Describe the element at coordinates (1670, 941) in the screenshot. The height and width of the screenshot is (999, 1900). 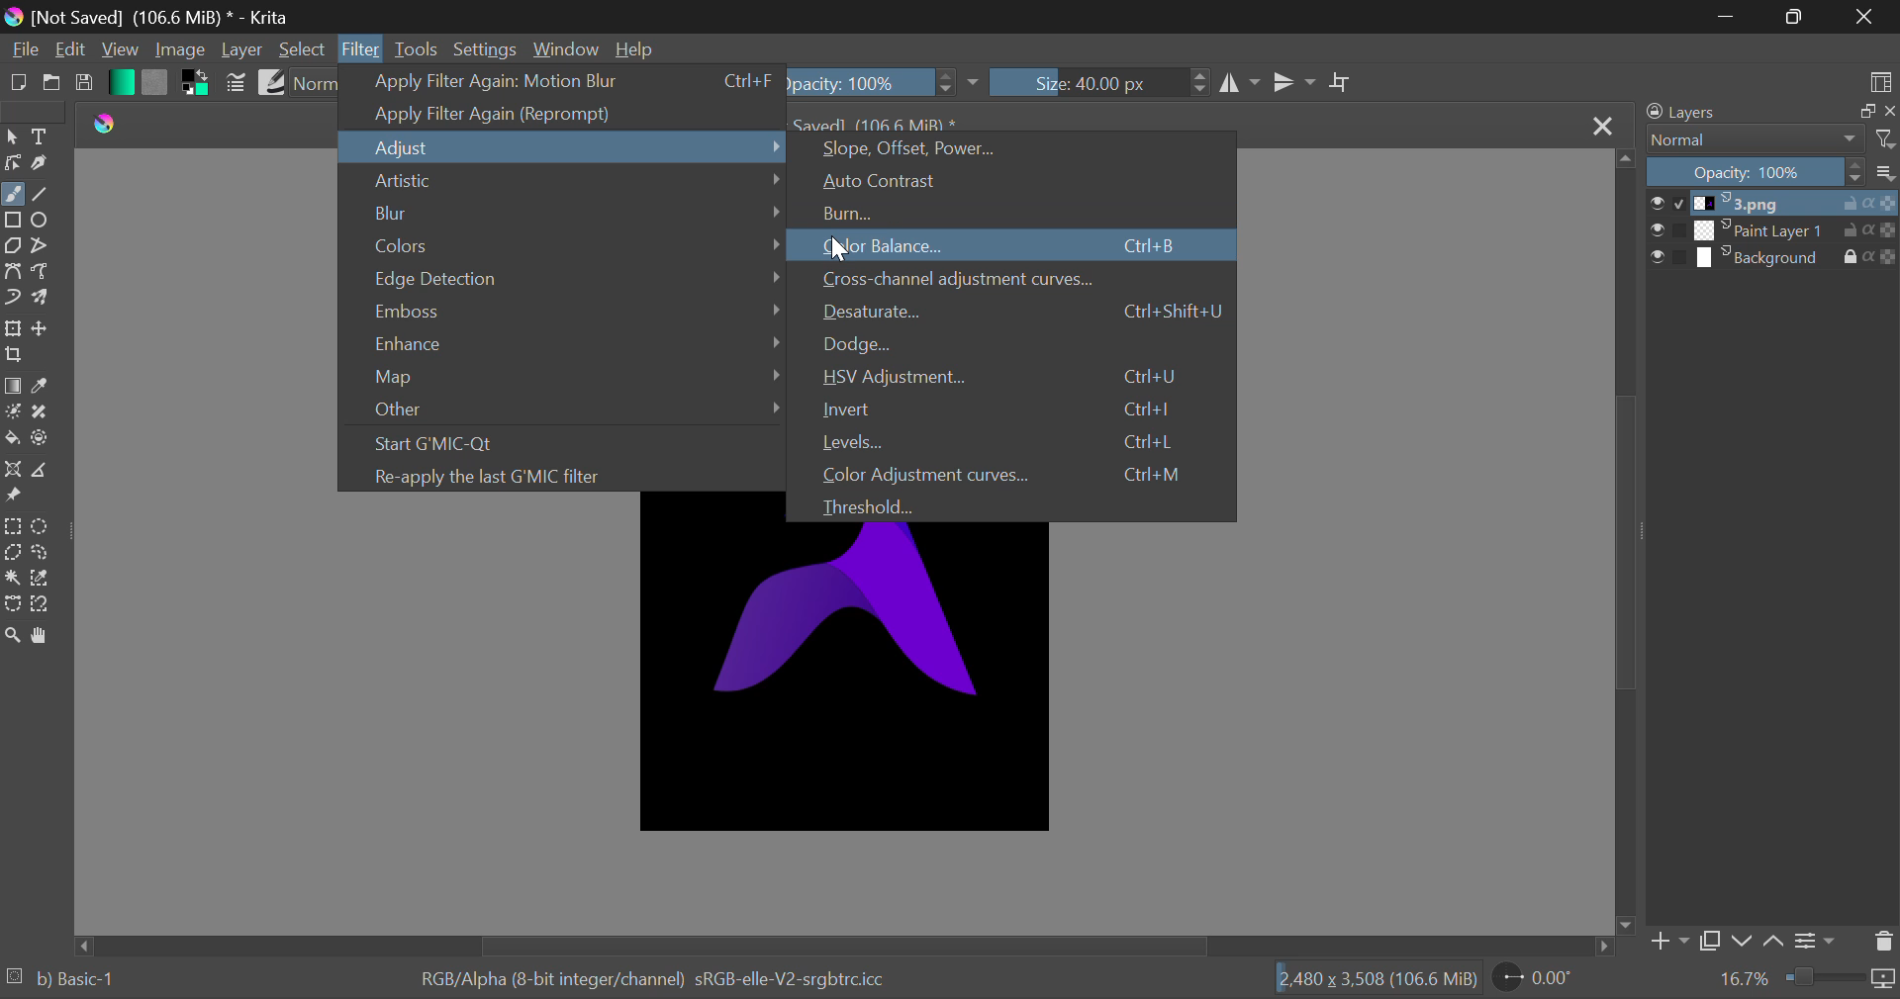
I see `Add Layer` at that location.